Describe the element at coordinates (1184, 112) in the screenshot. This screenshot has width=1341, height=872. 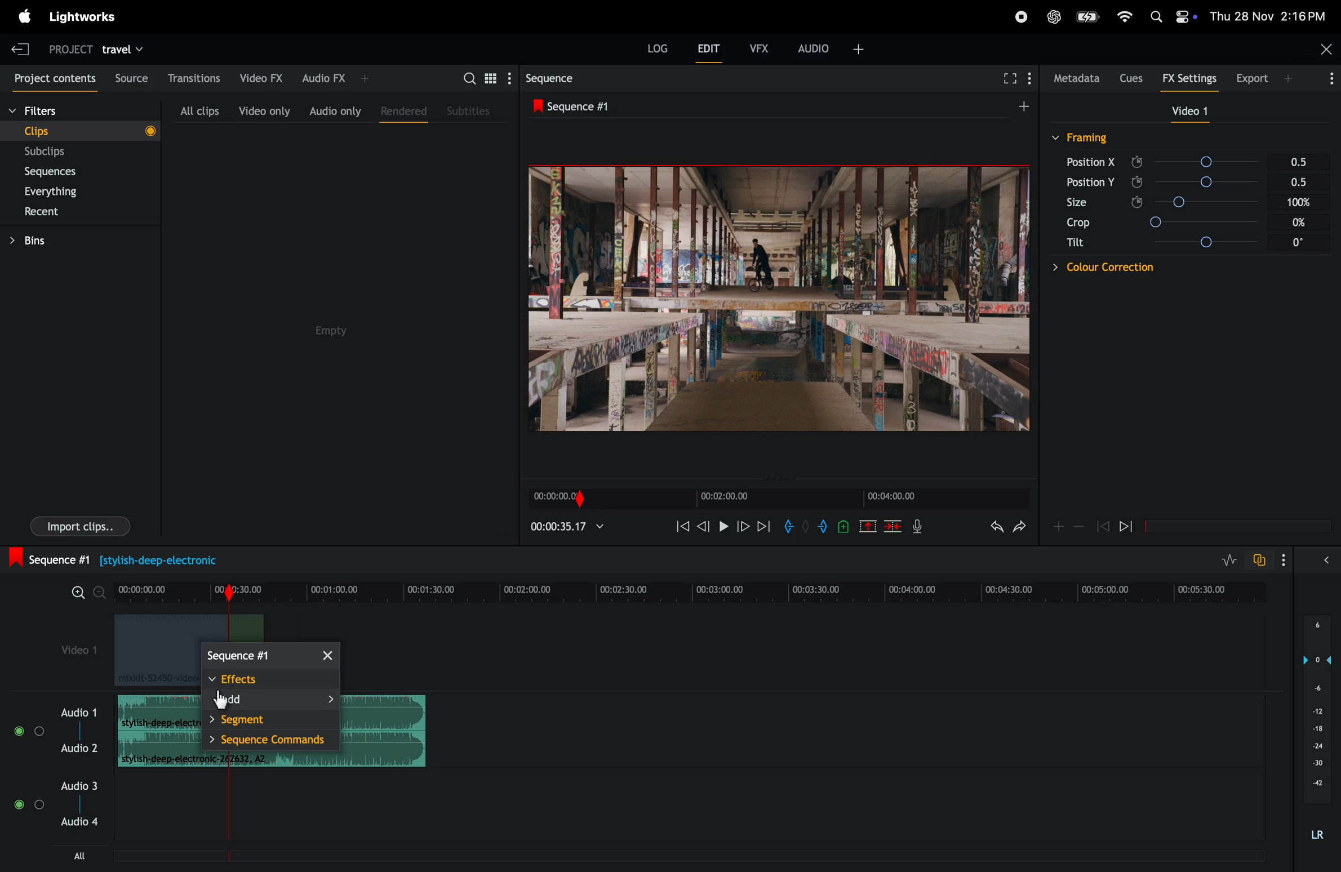
I see `video` at that location.